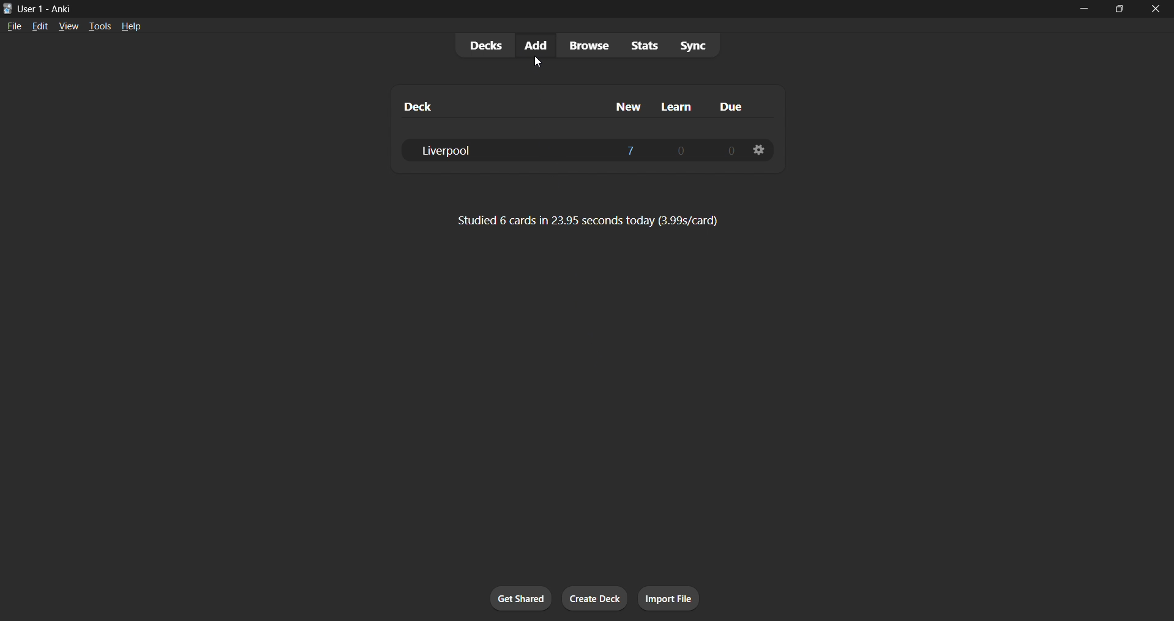 This screenshot has width=1174, height=621. Describe the element at coordinates (522, 599) in the screenshot. I see `get shared` at that location.